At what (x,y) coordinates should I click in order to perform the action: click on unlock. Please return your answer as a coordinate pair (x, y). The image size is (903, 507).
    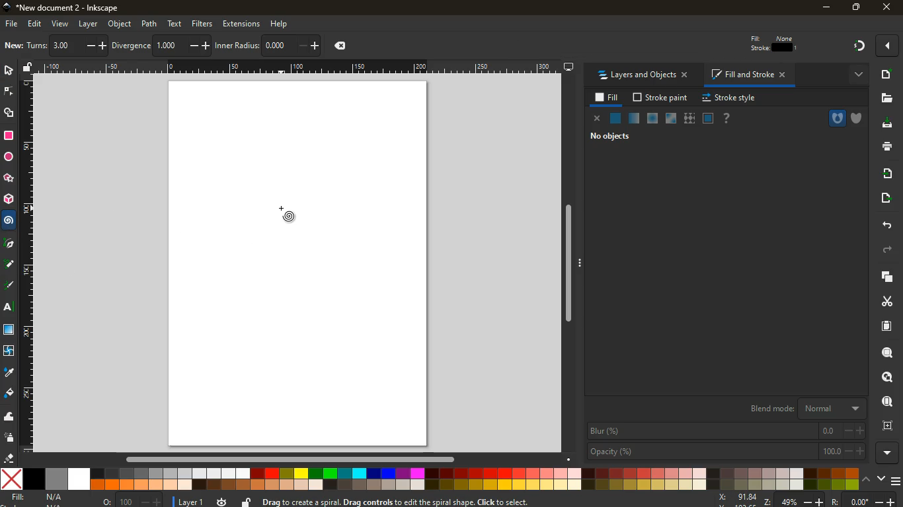
    Looking at the image, I should click on (246, 502).